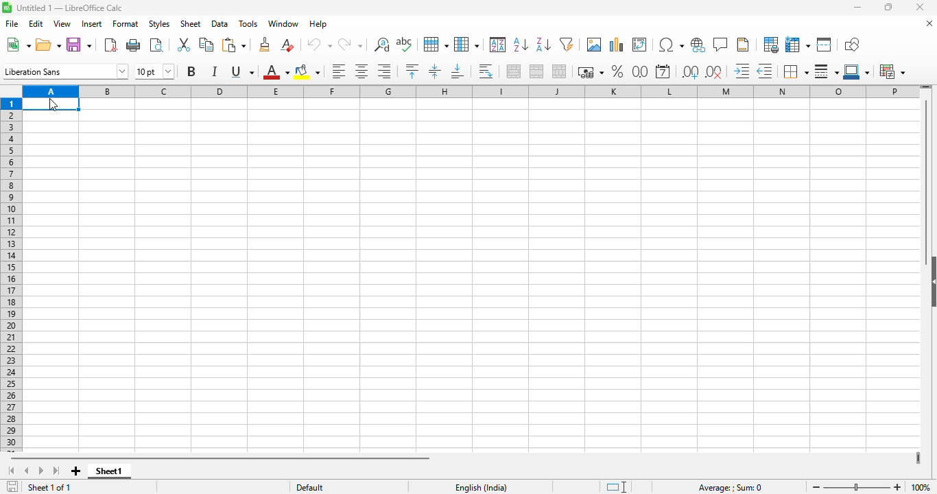 This screenshot has width=937, height=494. What do you see at coordinates (817, 487) in the screenshot?
I see `zoom out` at bounding box center [817, 487].